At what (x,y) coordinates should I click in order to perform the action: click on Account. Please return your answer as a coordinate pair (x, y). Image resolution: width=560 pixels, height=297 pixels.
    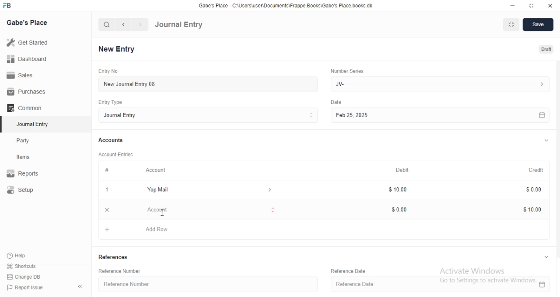
    Looking at the image, I should click on (208, 211).